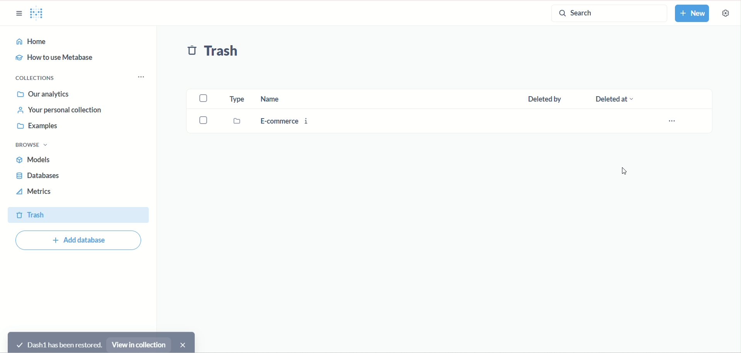  Describe the element at coordinates (37, 192) in the screenshot. I see `metrics` at that location.